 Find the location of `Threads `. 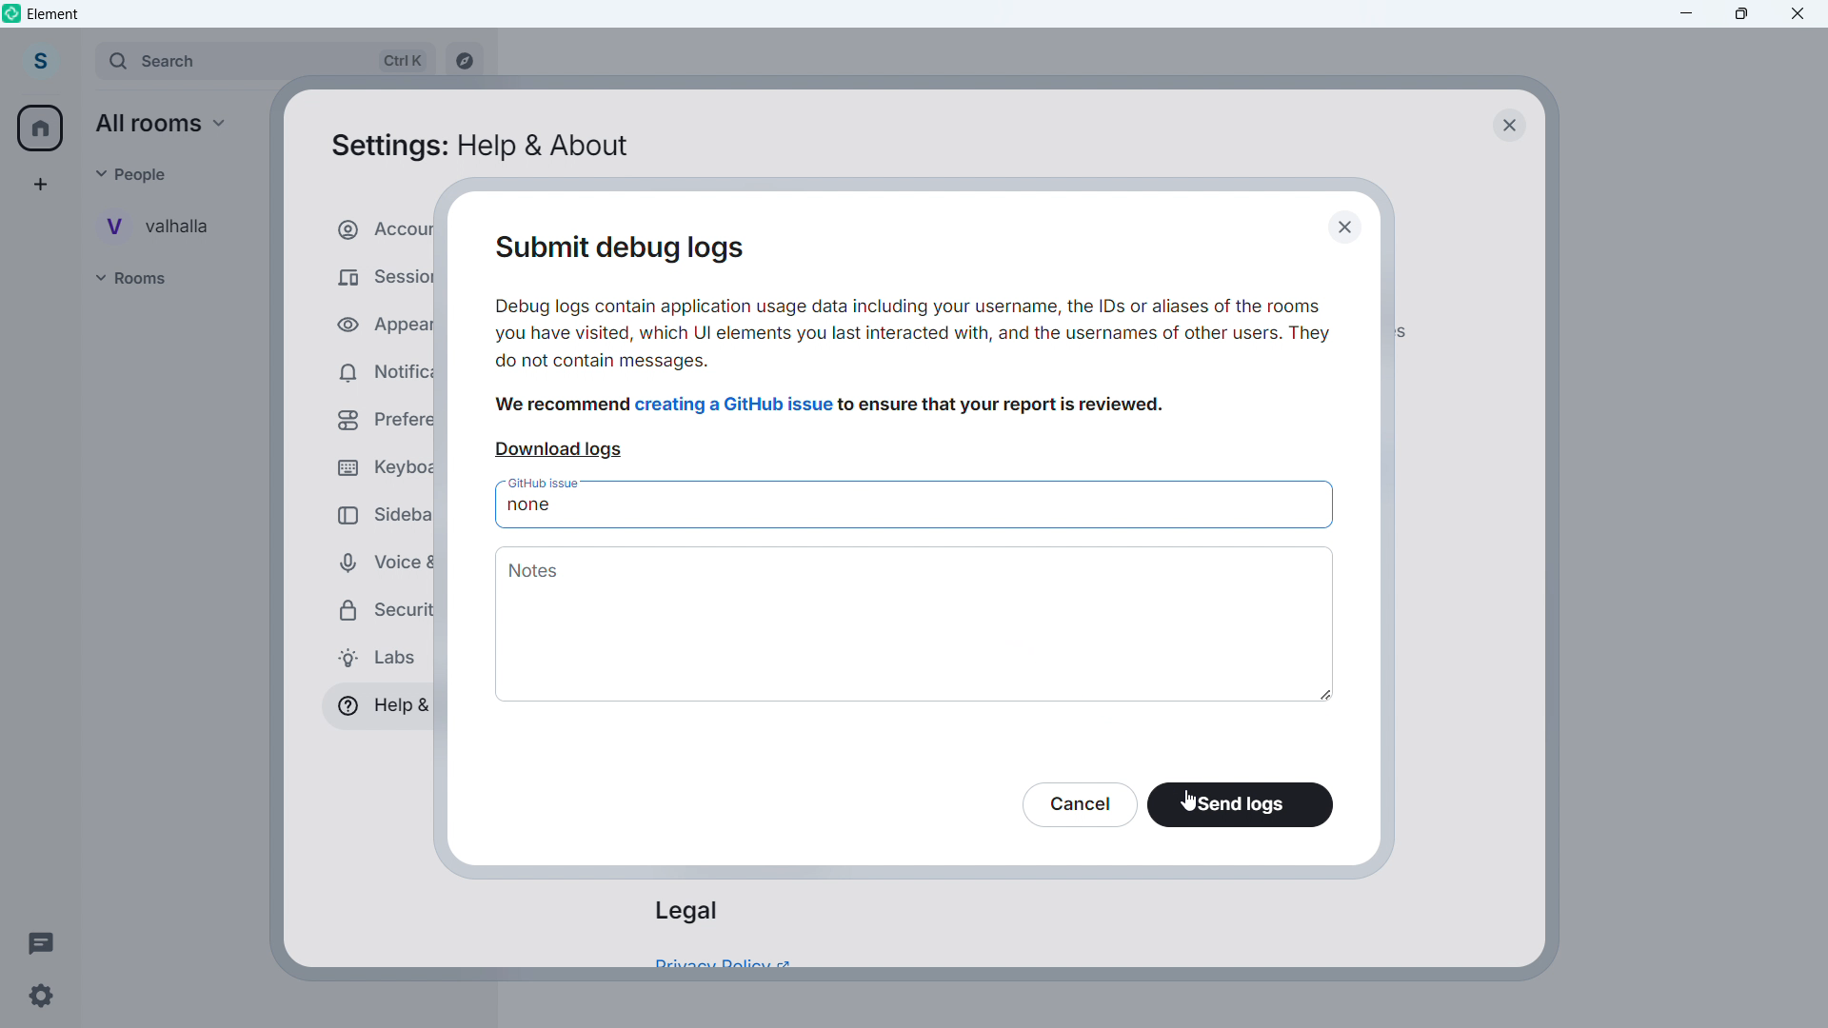

Threads  is located at coordinates (42, 941).